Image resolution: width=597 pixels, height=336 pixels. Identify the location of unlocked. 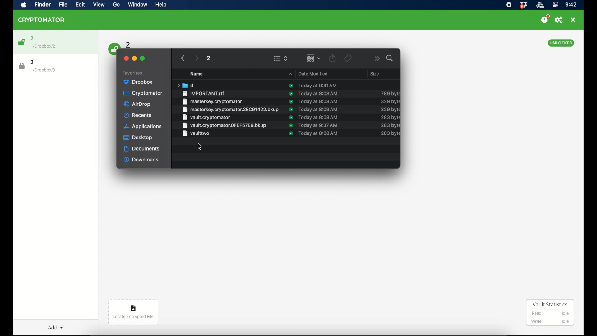
(561, 43).